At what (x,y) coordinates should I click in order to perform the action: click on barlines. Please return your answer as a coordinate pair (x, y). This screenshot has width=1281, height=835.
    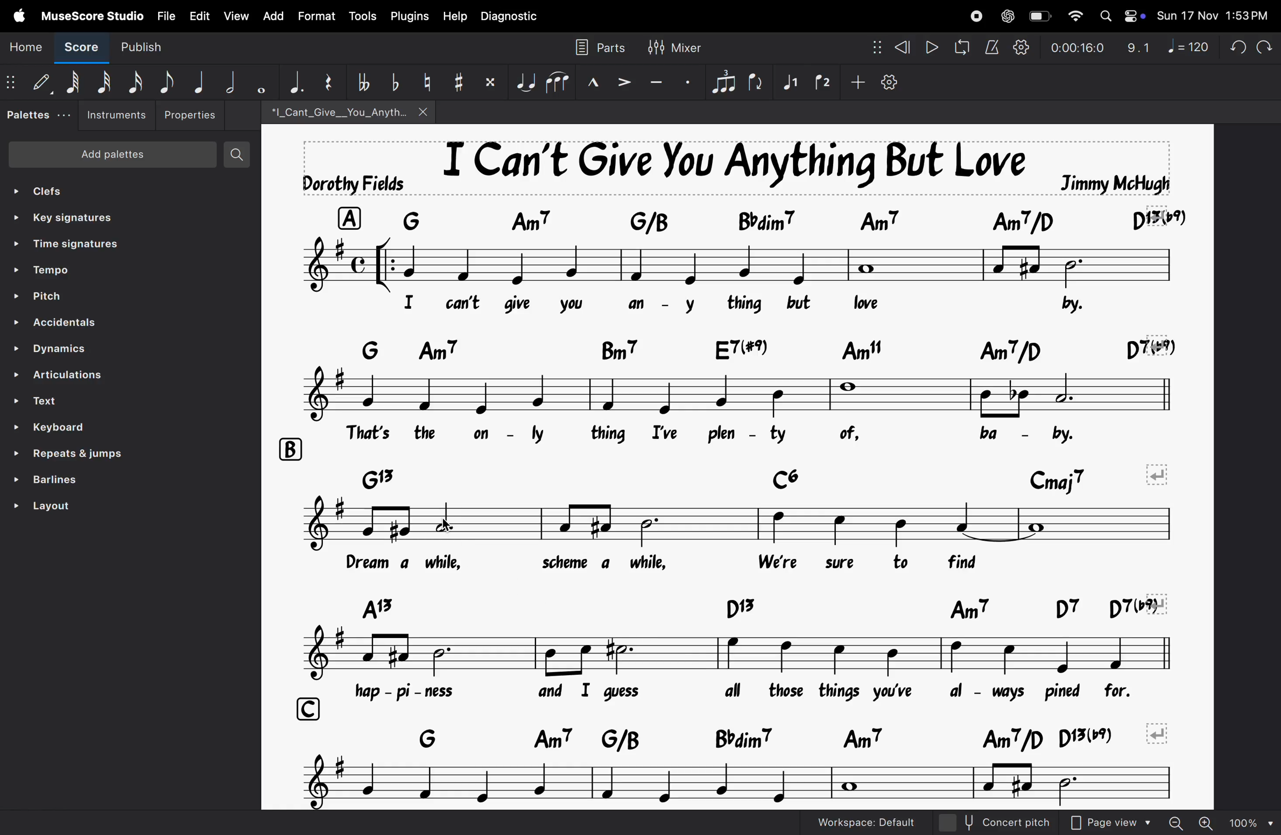
    Looking at the image, I should click on (47, 480).